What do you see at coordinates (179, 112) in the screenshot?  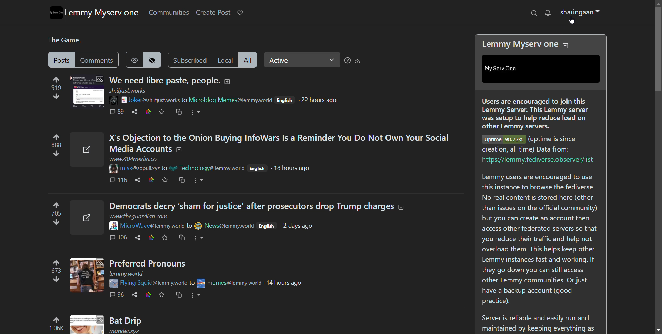 I see `cross post` at bounding box center [179, 112].